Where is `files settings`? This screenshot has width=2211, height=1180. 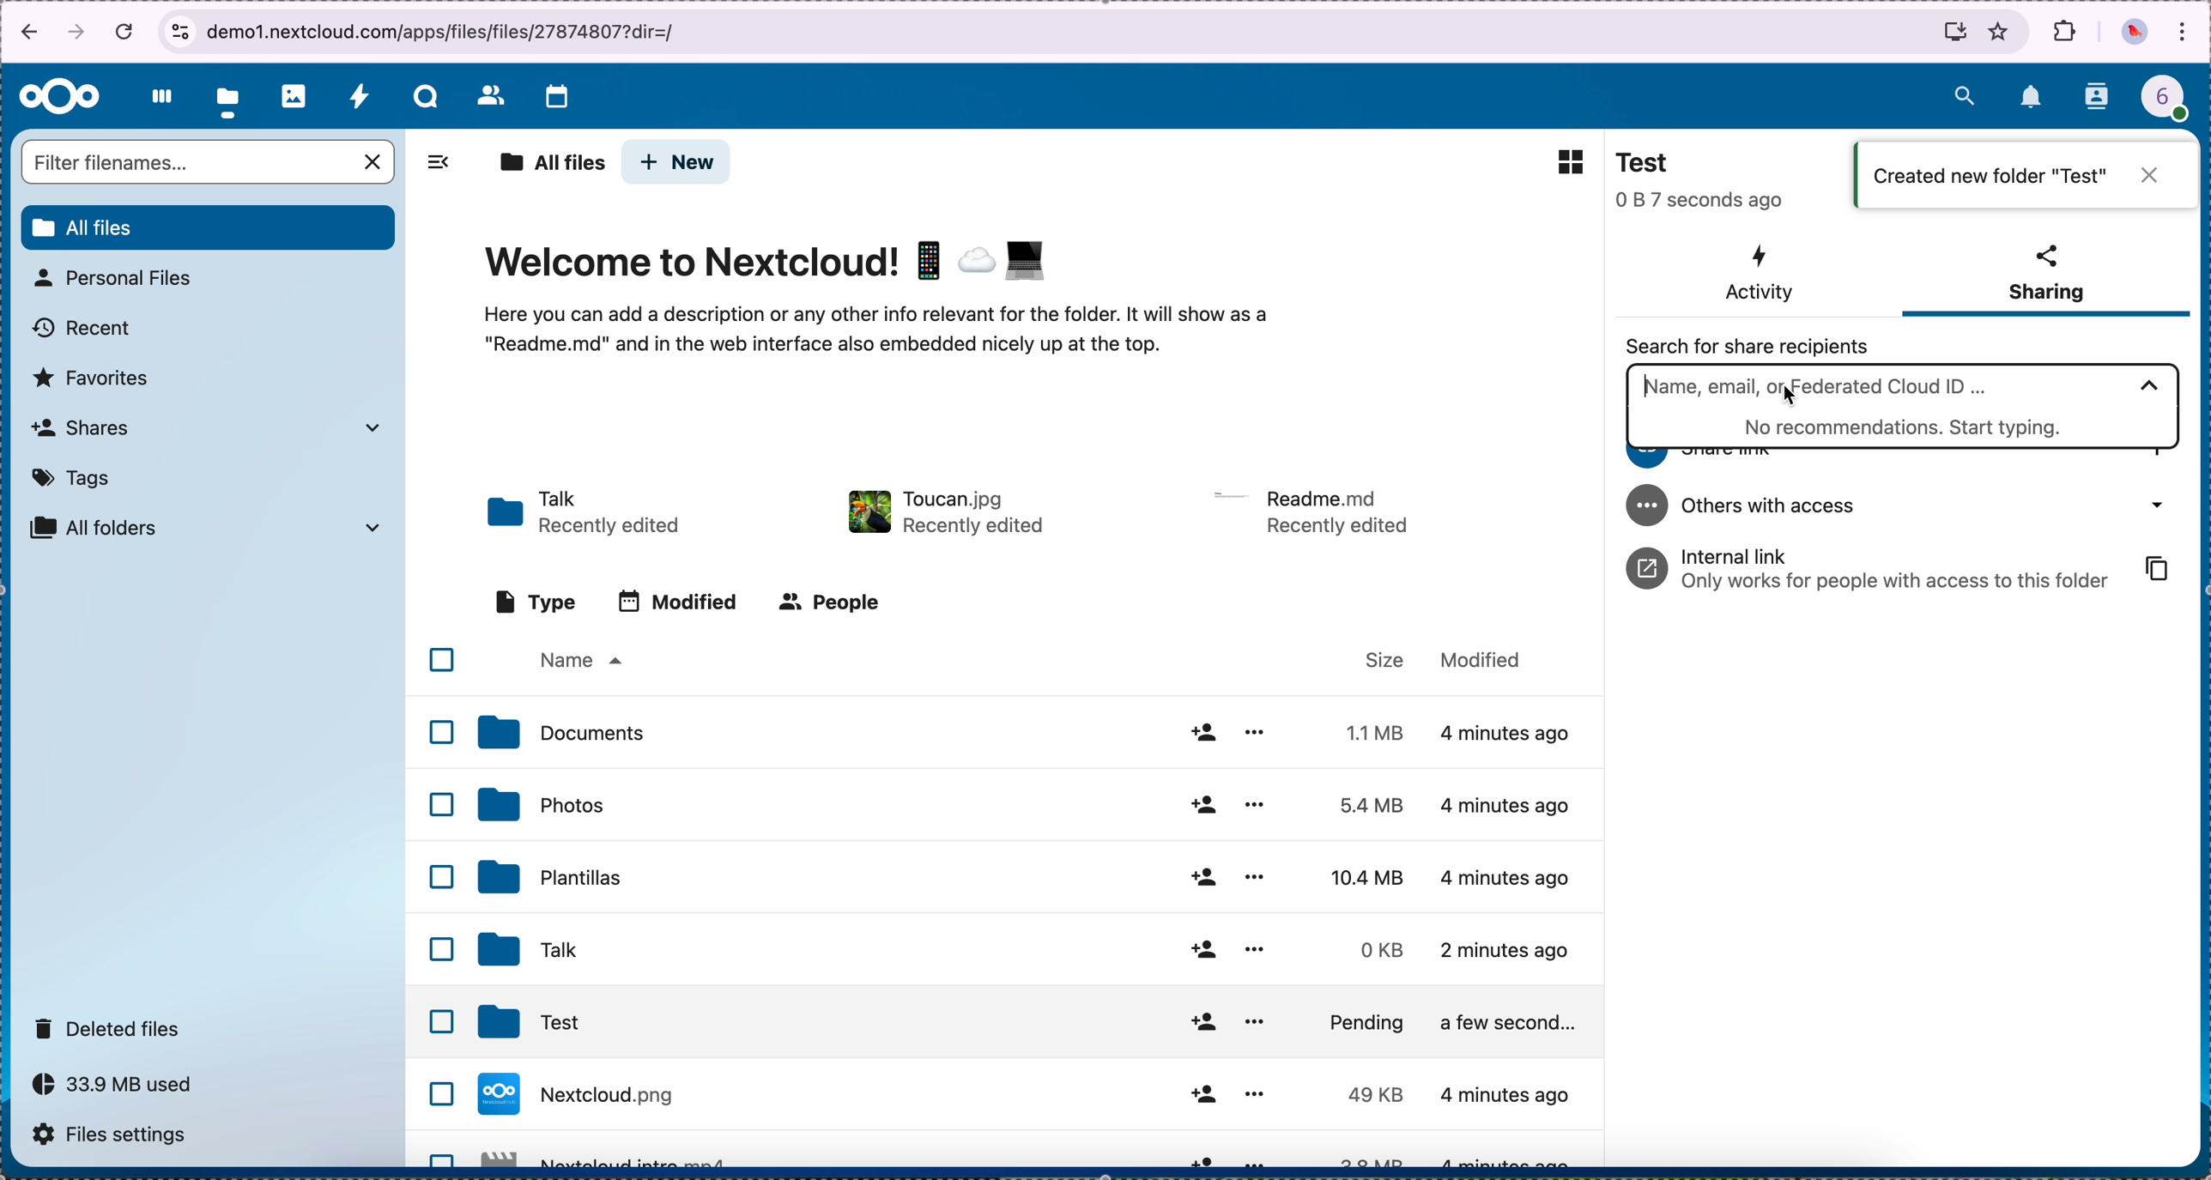
files settings is located at coordinates (118, 1137).